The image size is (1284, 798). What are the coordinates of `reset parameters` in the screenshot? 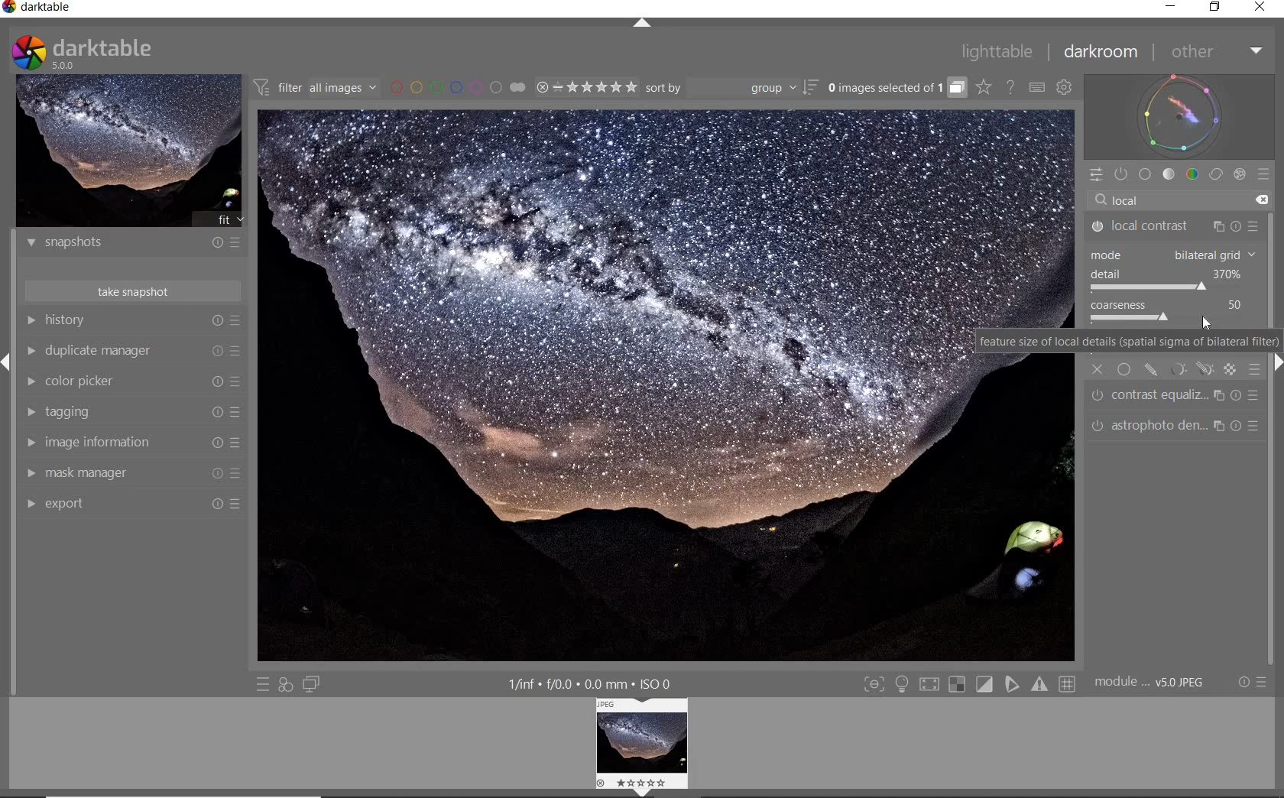 It's located at (1258, 394).